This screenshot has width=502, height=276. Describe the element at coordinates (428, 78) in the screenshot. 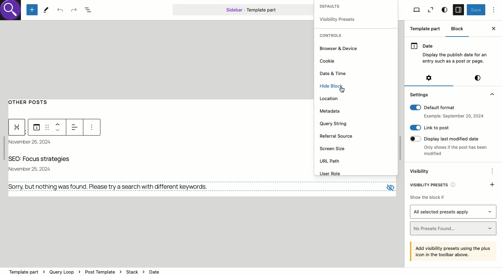

I see `Settings` at that location.